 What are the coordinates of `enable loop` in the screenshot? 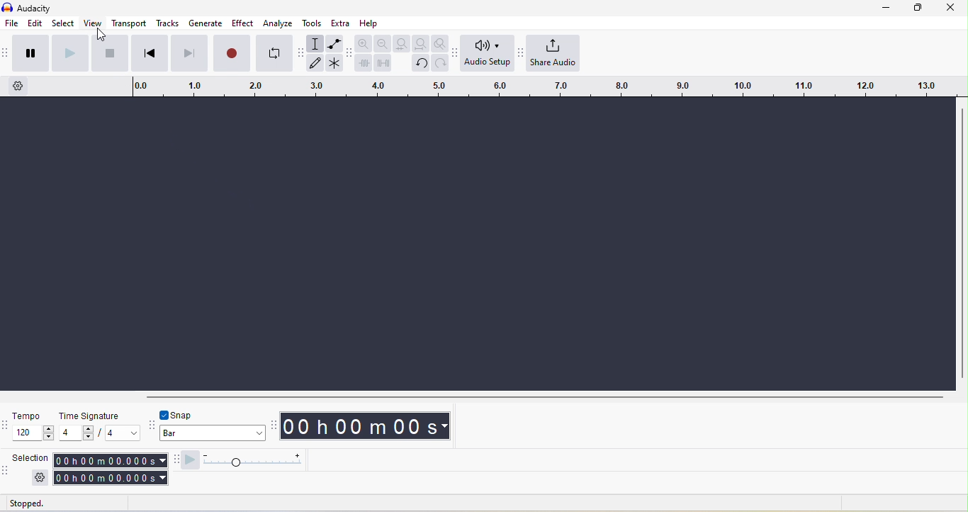 It's located at (274, 54).